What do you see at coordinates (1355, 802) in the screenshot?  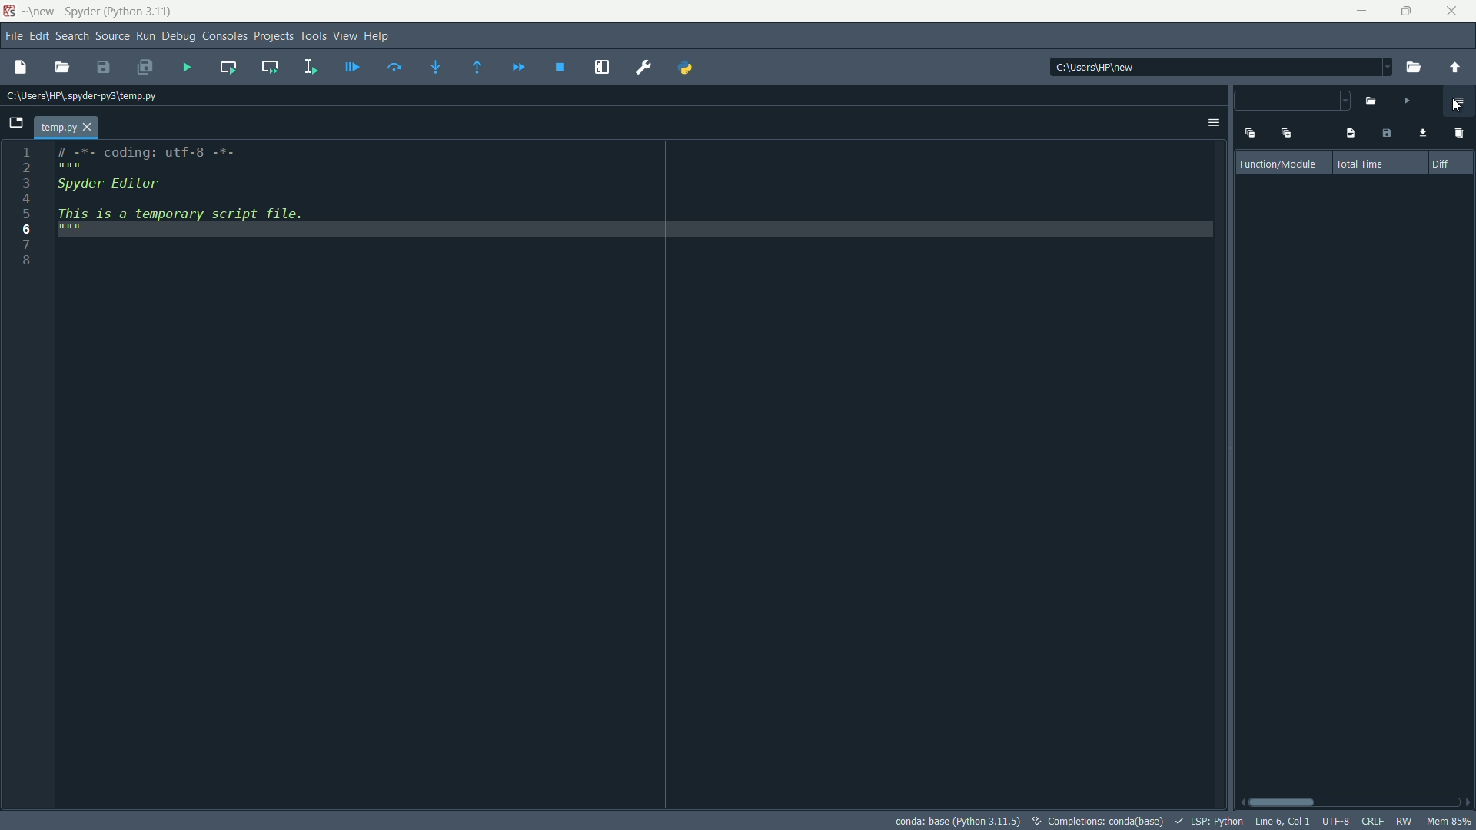 I see `scroll bar` at bounding box center [1355, 802].